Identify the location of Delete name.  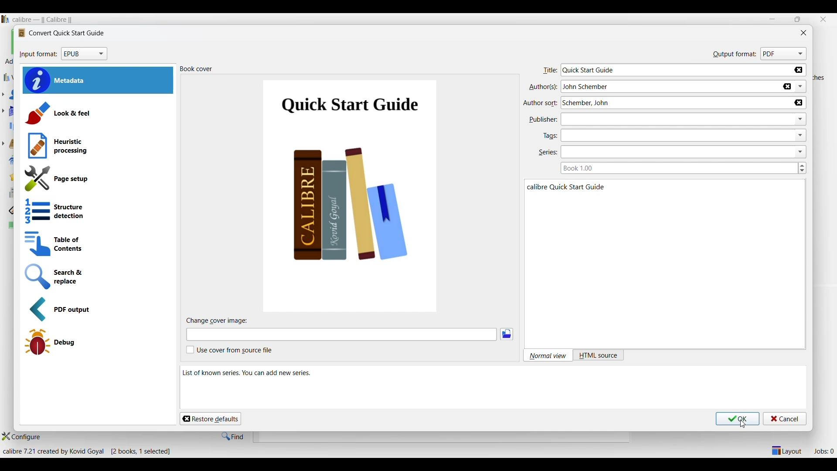
(799, 103).